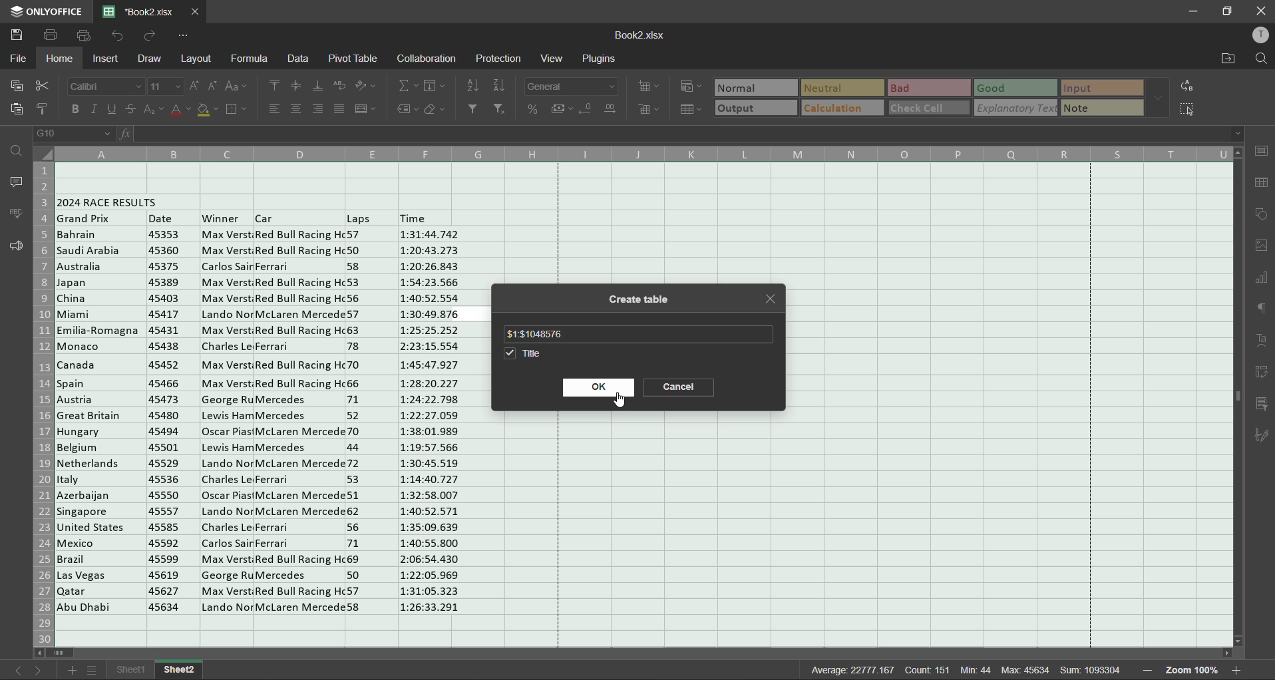 The height and width of the screenshot is (680, 1275). I want to click on increment size, so click(196, 86).